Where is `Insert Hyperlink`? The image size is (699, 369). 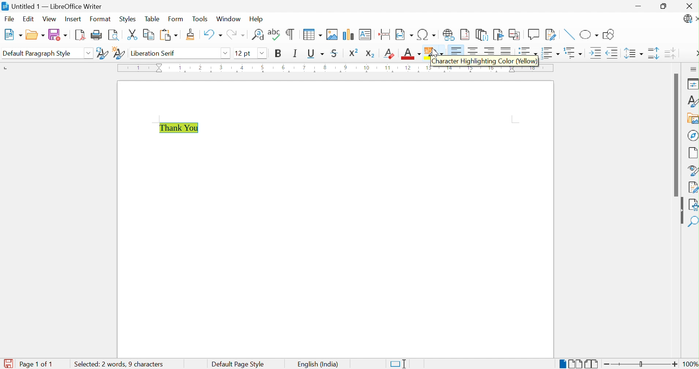
Insert Hyperlink is located at coordinates (449, 35).